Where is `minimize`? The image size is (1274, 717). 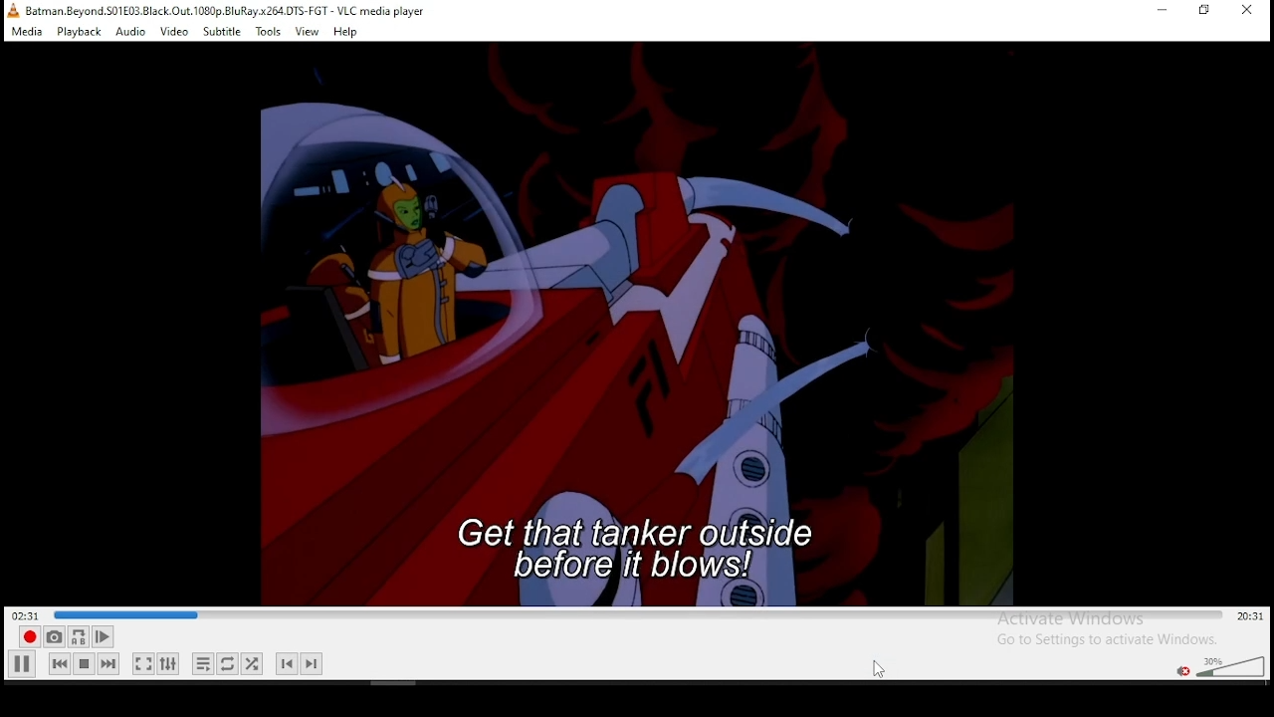 minimize is located at coordinates (1165, 10).